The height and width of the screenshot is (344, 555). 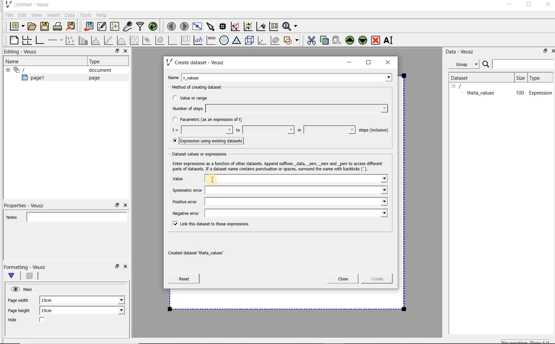 What do you see at coordinates (96, 40) in the screenshot?
I see `histogram of a dataset` at bounding box center [96, 40].